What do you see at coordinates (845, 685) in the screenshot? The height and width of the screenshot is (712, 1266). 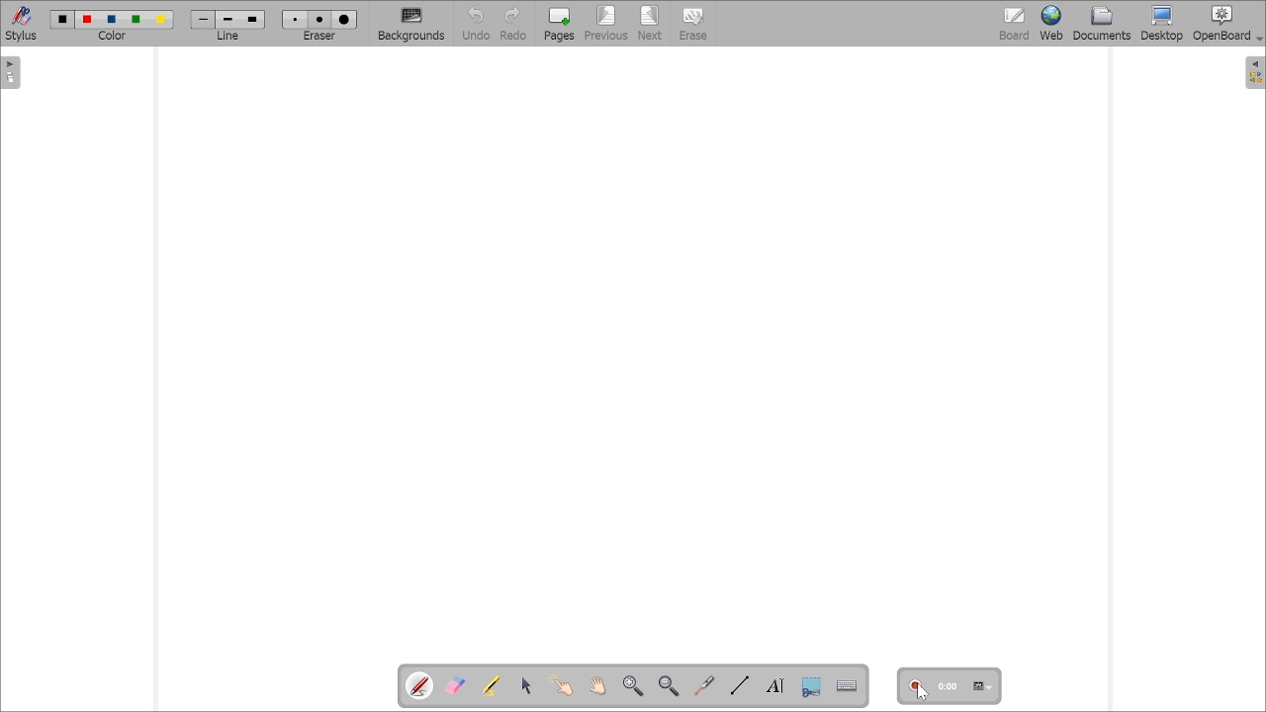 I see `Display virtual keyboard` at bounding box center [845, 685].